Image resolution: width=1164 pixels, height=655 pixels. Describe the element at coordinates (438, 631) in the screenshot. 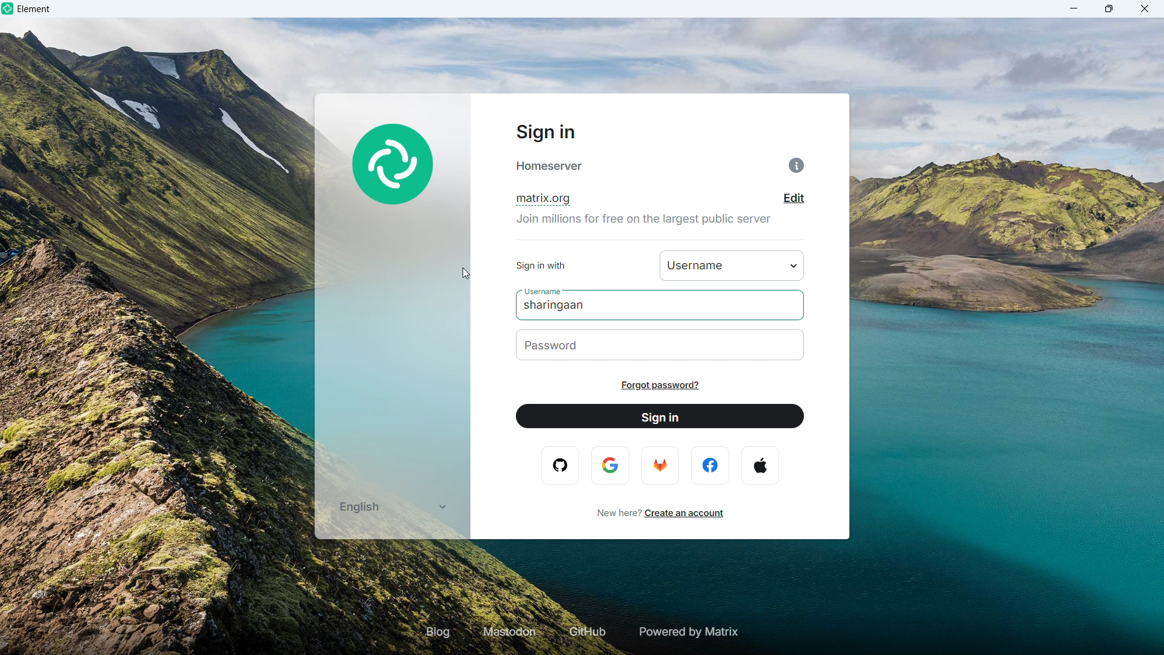

I see `Blog ` at that location.